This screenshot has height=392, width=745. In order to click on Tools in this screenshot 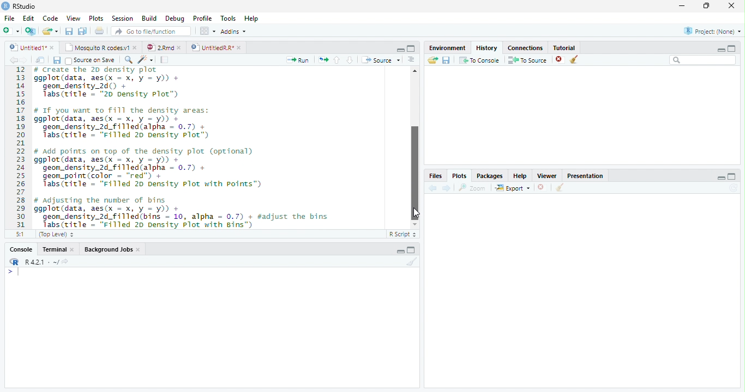, I will do `click(229, 19)`.